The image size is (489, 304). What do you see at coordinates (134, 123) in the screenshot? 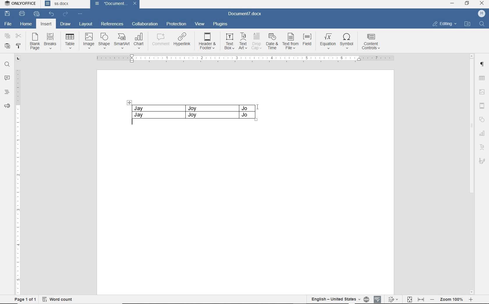
I see `typing text` at bounding box center [134, 123].